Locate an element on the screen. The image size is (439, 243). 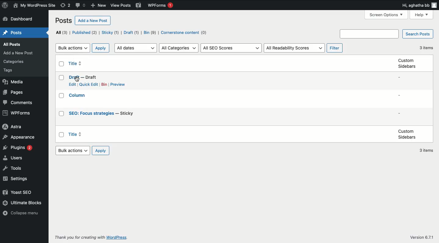
WPForms is located at coordinates (17, 113).